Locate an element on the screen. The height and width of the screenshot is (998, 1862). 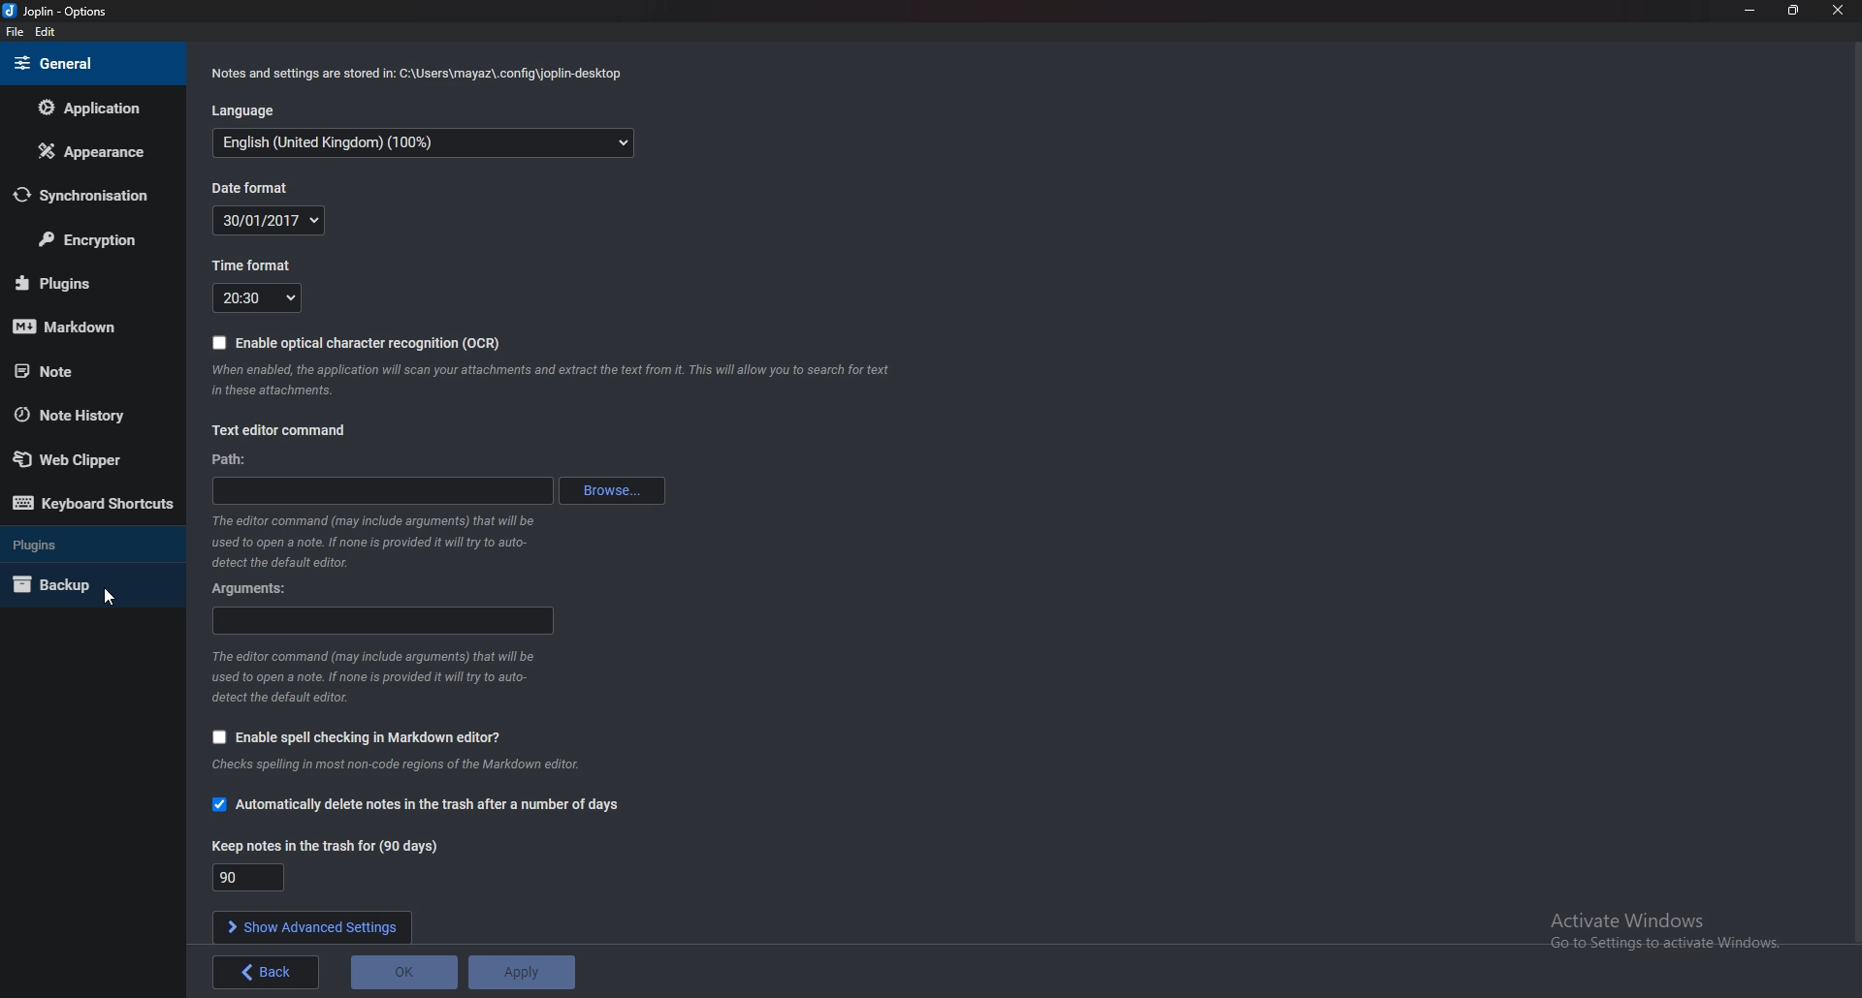
Time format is located at coordinates (261, 298).